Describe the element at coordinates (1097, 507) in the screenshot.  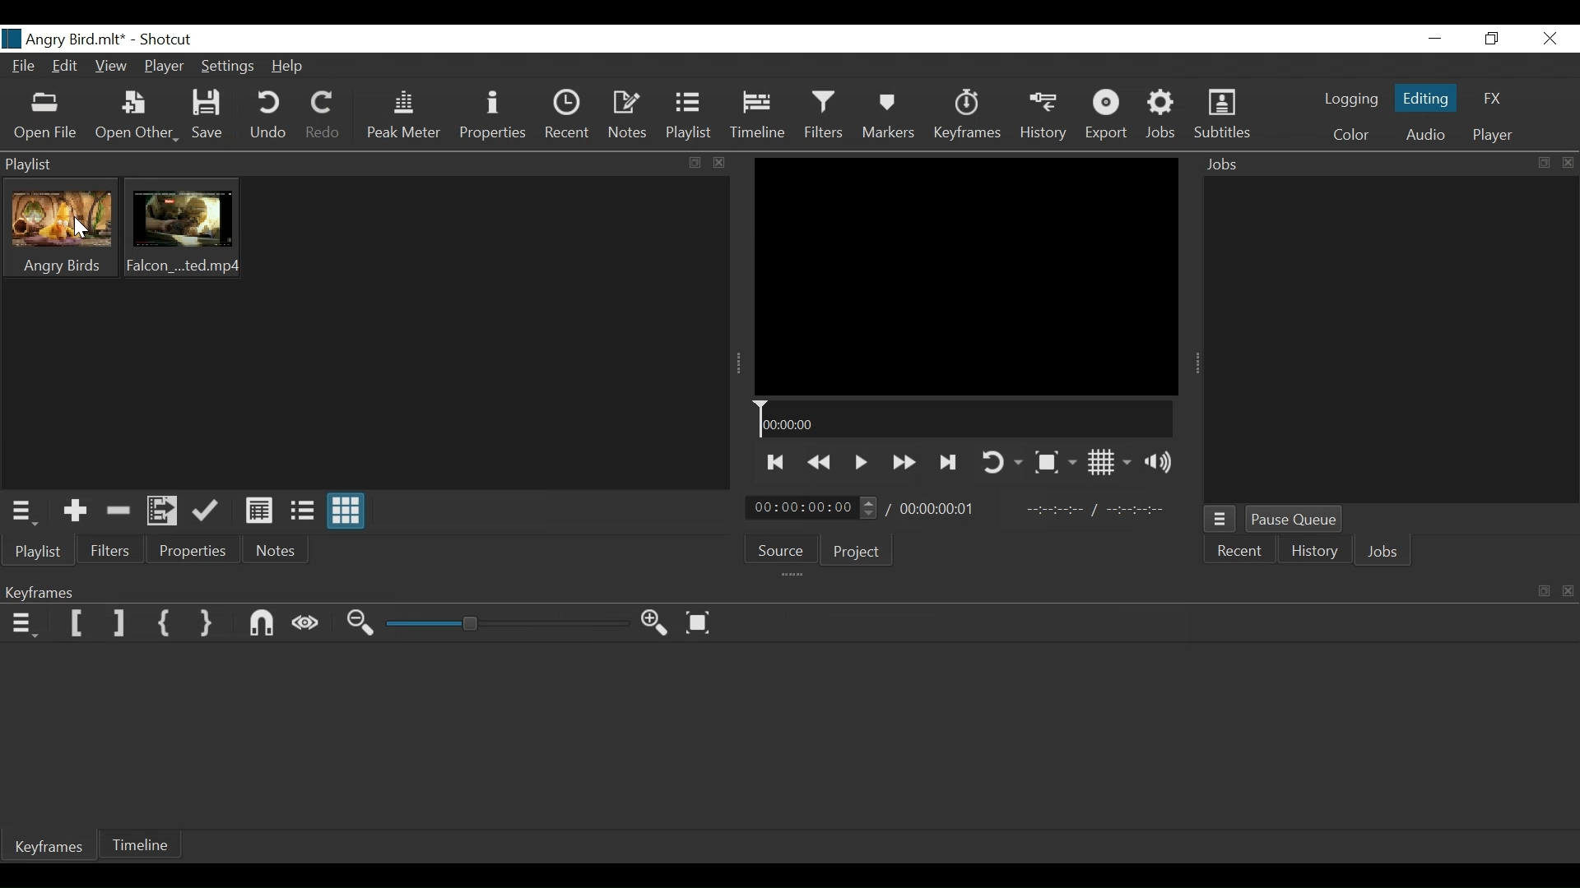
I see `In Point` at that location.